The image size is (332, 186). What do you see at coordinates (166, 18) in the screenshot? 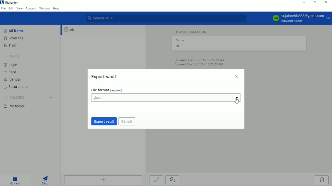
I see `Search vault` at bounding box center [166, 18].